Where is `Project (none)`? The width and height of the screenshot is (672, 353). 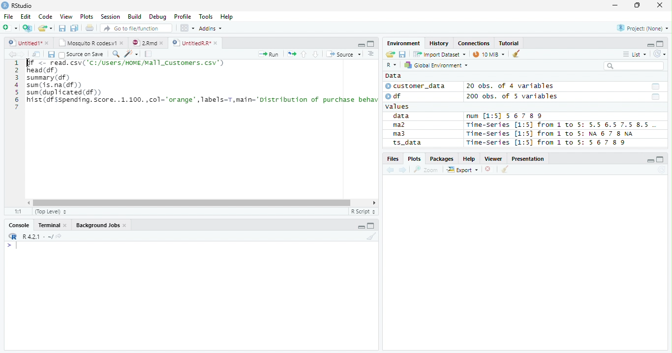
Project (none) is located at coordinates (644, 27).